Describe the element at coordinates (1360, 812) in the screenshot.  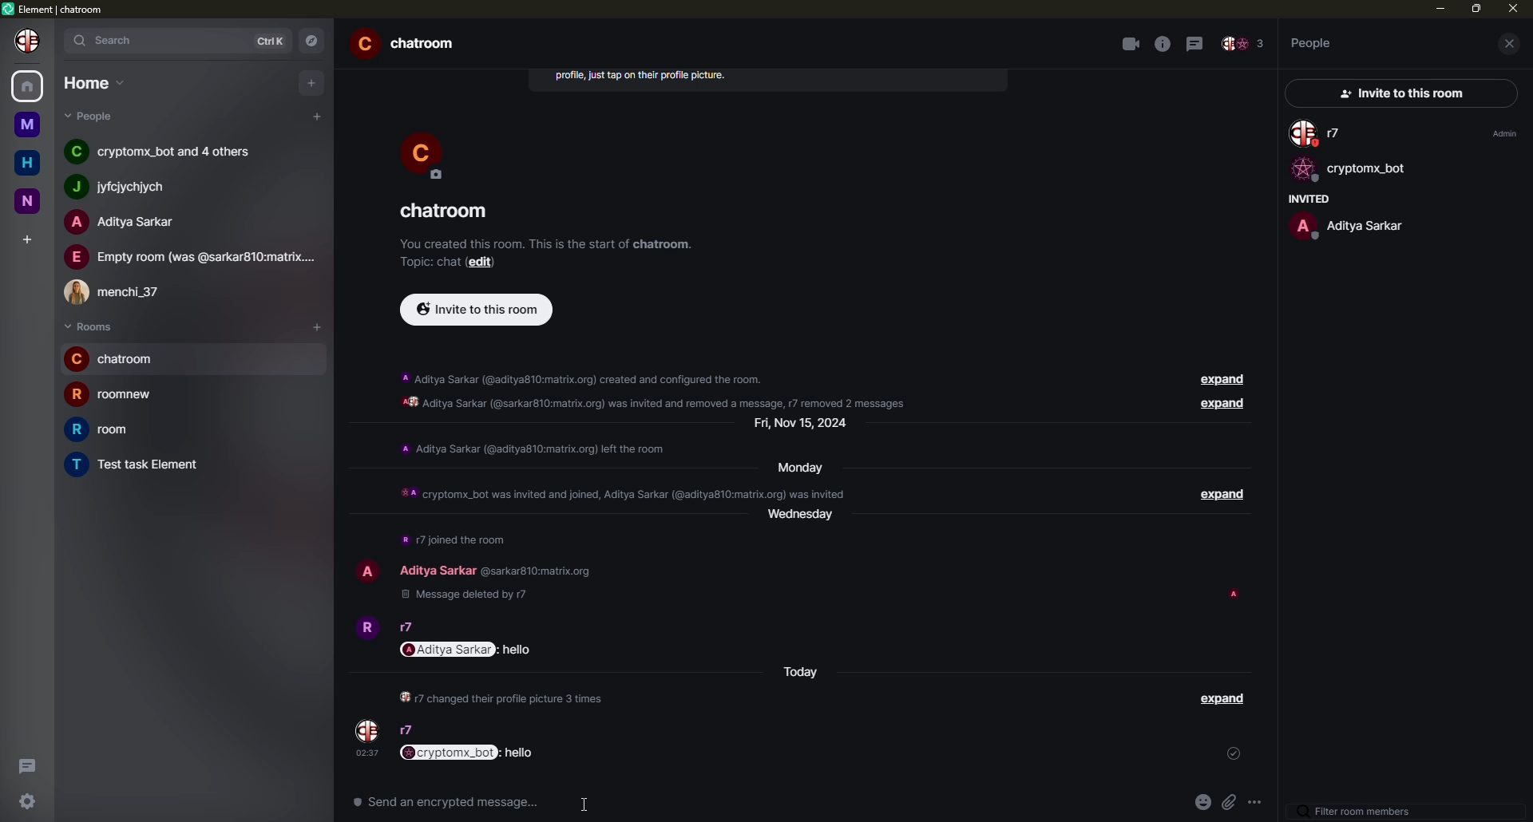
I see `filter room members` at that location.